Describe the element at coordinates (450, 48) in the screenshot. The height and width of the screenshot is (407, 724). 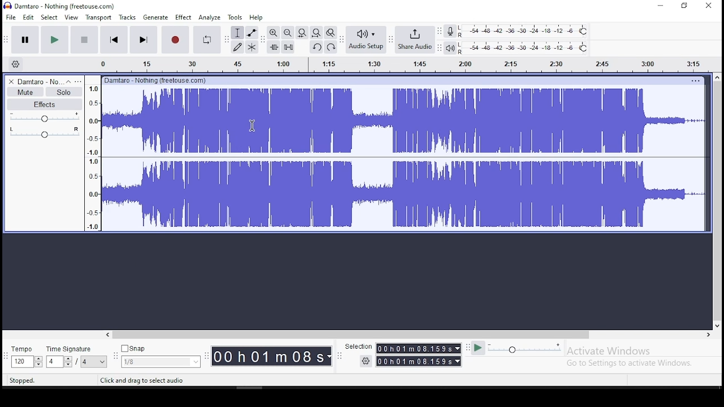
I see `playback meter` at that location.